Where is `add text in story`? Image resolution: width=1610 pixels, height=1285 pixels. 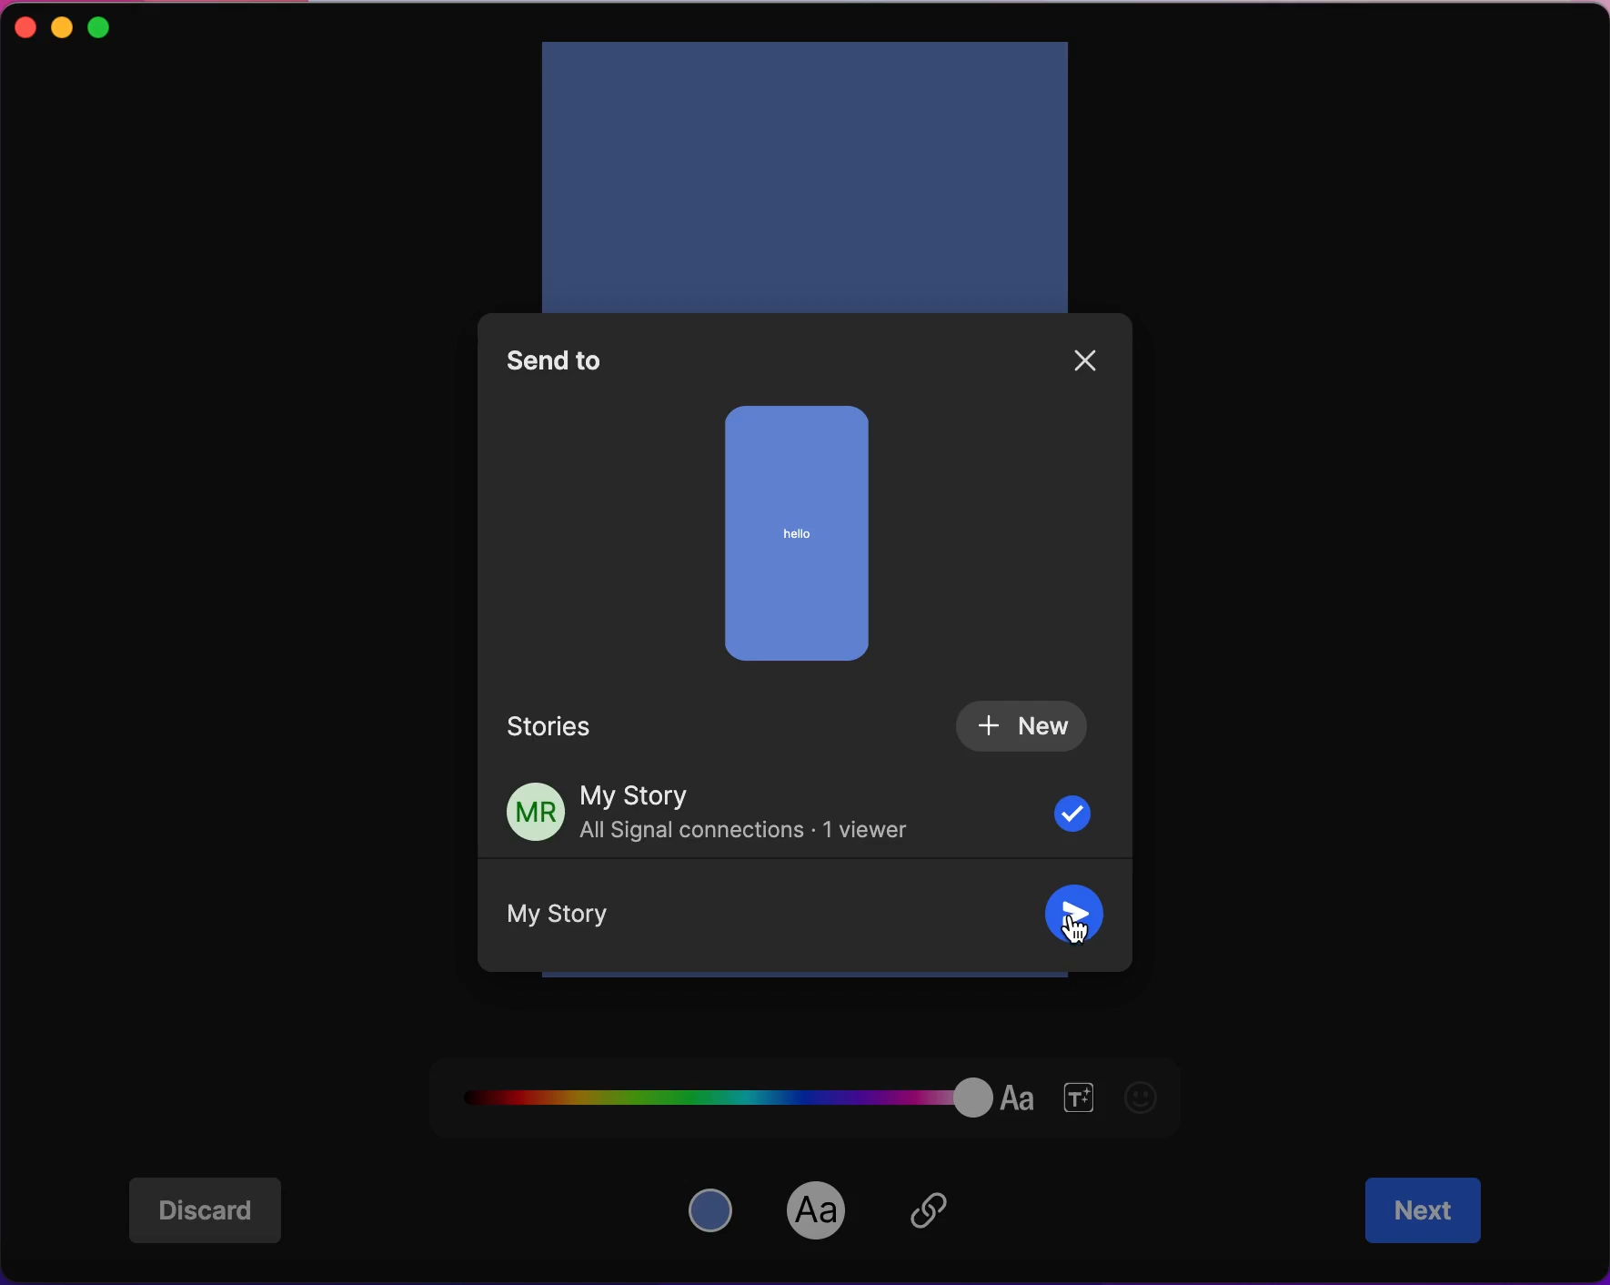
add text in story is located at coordinates (811, 166).